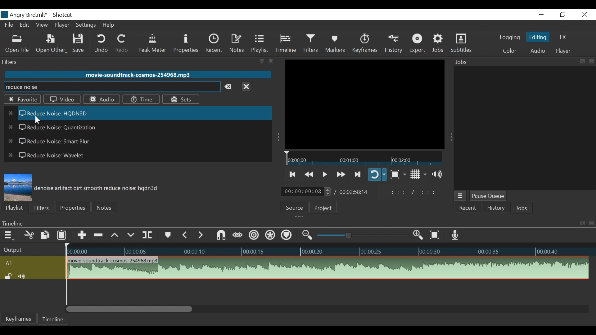 This screenshot has width=596, height=335. I want to click on Sets, so click(181, 100).